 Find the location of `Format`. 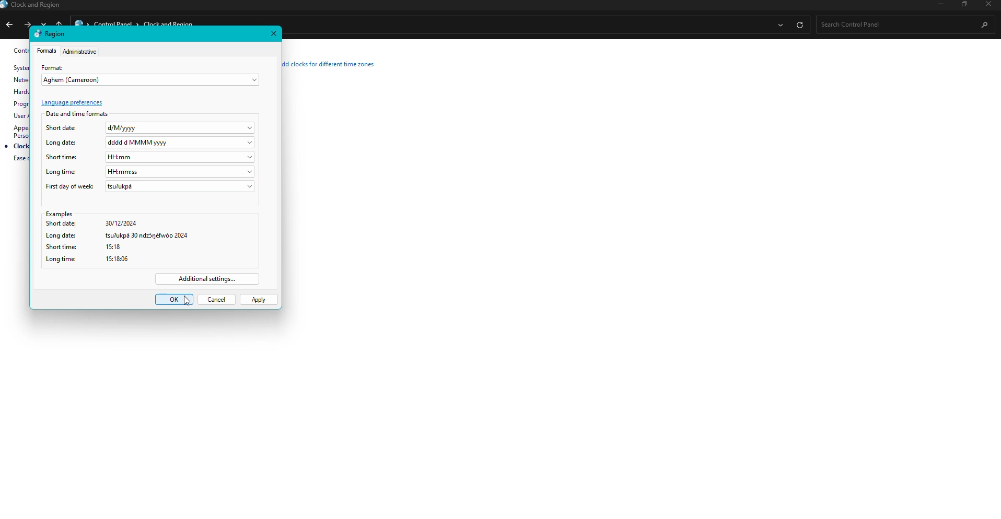

Format is located at coordinates (46, 51).